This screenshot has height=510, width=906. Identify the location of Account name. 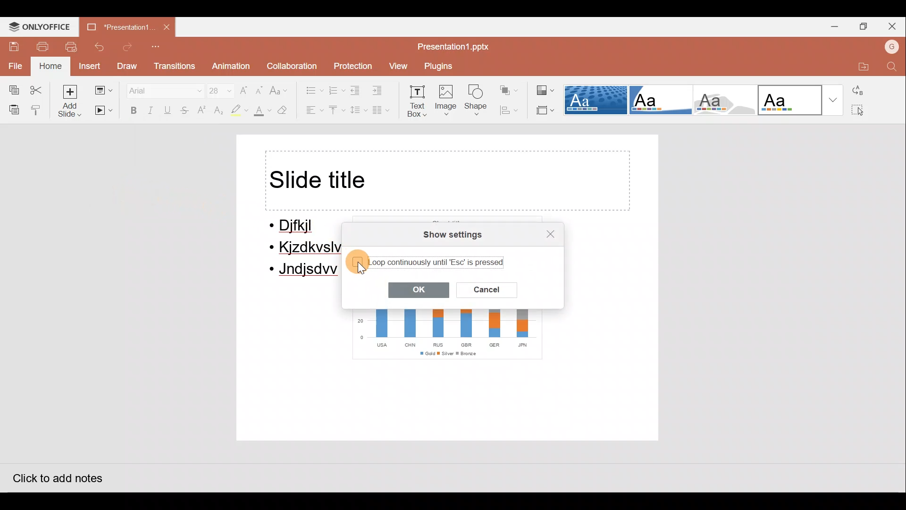
(891, 48).